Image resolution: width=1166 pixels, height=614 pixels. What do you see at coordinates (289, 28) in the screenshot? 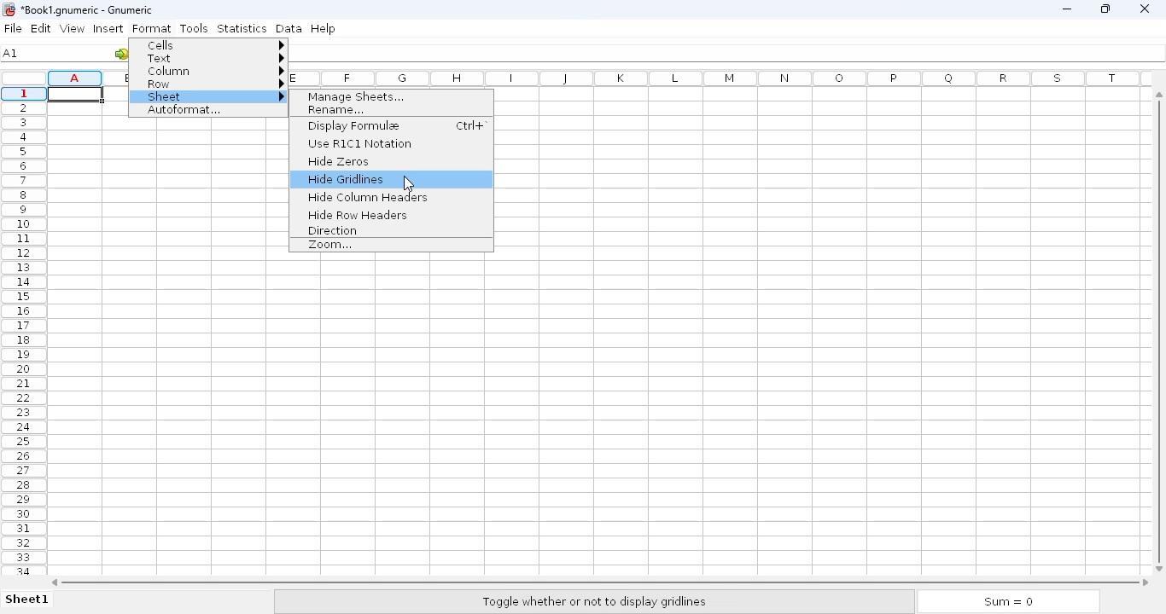
I see `data` at bounding box center [289, 28].